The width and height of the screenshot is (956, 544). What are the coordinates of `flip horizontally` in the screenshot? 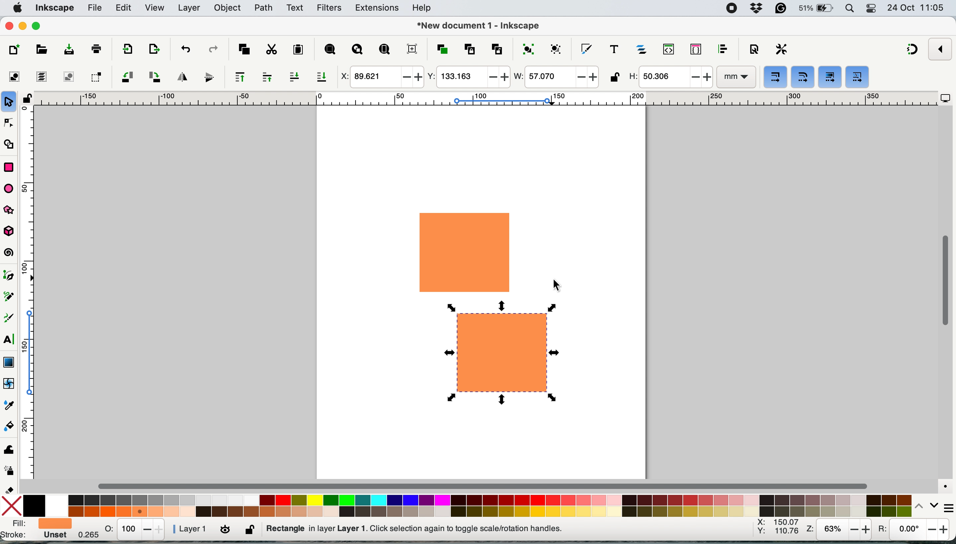 It's located at (181, 76).